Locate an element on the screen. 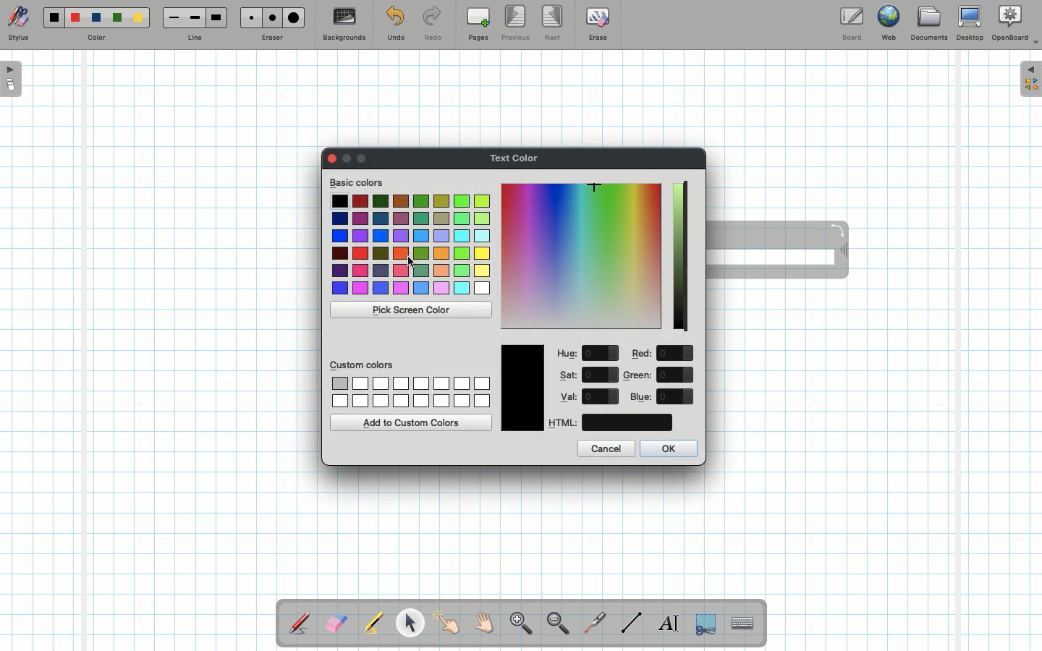 The image size is (1042, 651). Large line is located at coordinates (217, 17).